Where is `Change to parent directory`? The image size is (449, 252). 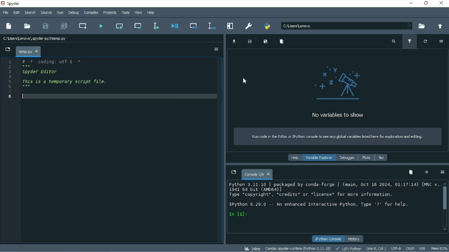 Change to parent directory is located at coordinates (438, 27).